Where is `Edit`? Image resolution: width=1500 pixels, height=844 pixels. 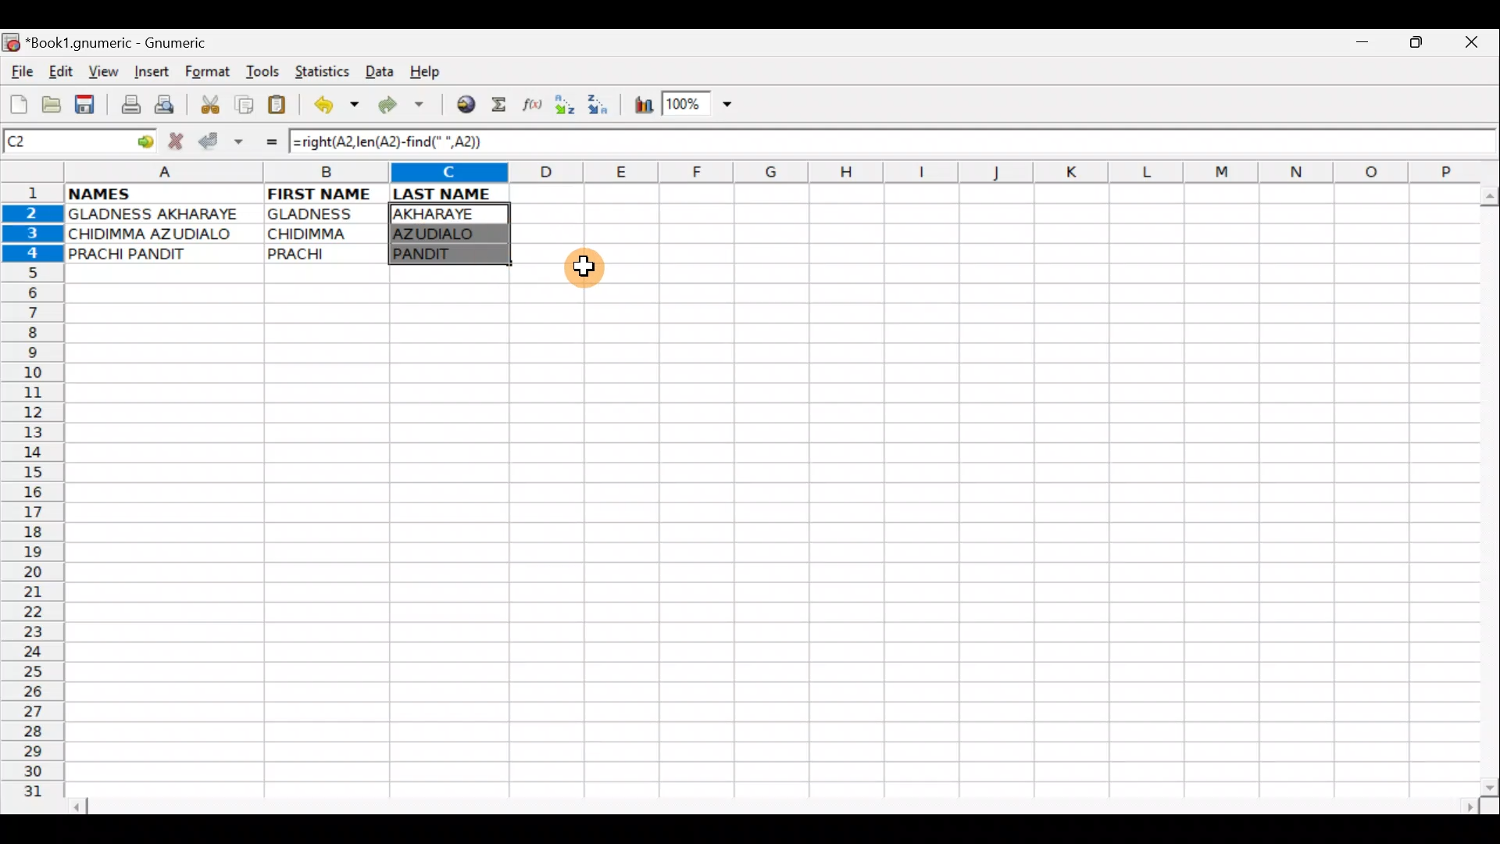
Edit is located at coordinates (60, 71).